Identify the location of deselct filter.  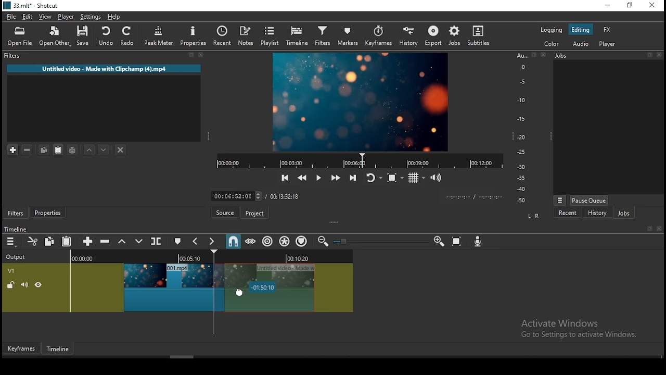
(120, 149).